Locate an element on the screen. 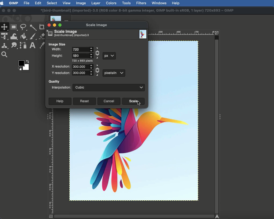 Image resolution: width=274 pixels, height=219 pixels. GIMP is located at coordinates (13, 3).